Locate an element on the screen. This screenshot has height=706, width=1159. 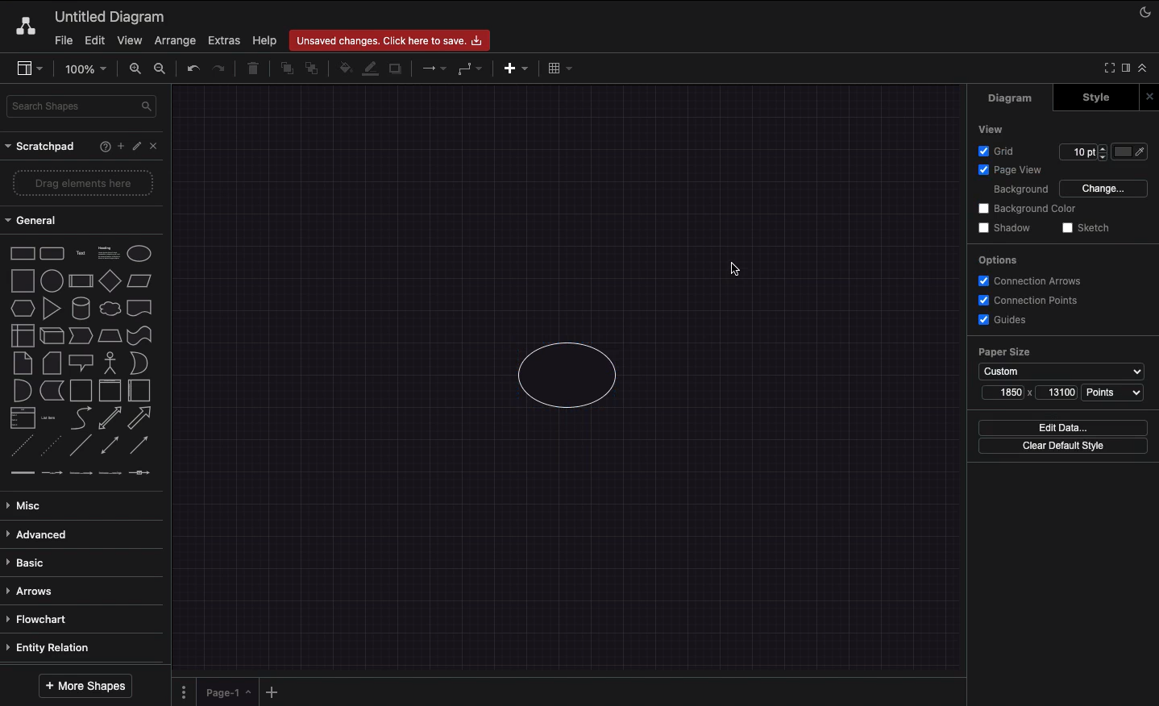
Search shapes is located at coordinates (83, 109).